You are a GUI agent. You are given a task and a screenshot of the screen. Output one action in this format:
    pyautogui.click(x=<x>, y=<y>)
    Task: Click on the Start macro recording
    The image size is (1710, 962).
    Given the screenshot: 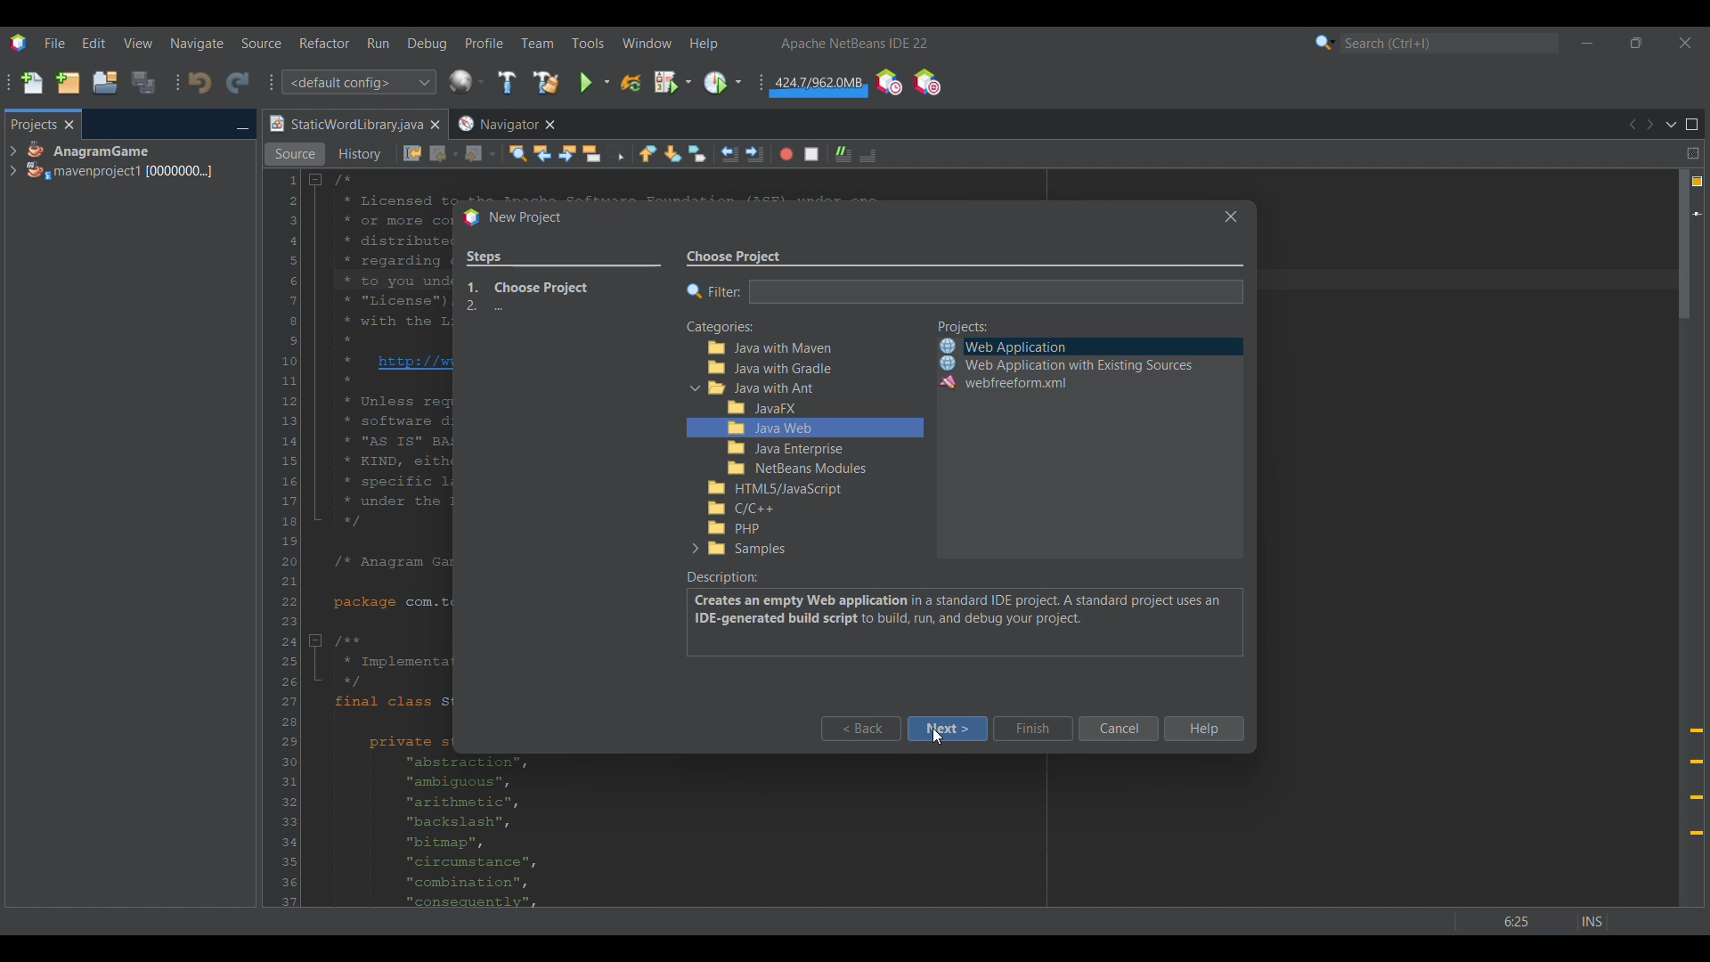 What is the action you would take?
    pyautogui.click(x=786, y=154)
    